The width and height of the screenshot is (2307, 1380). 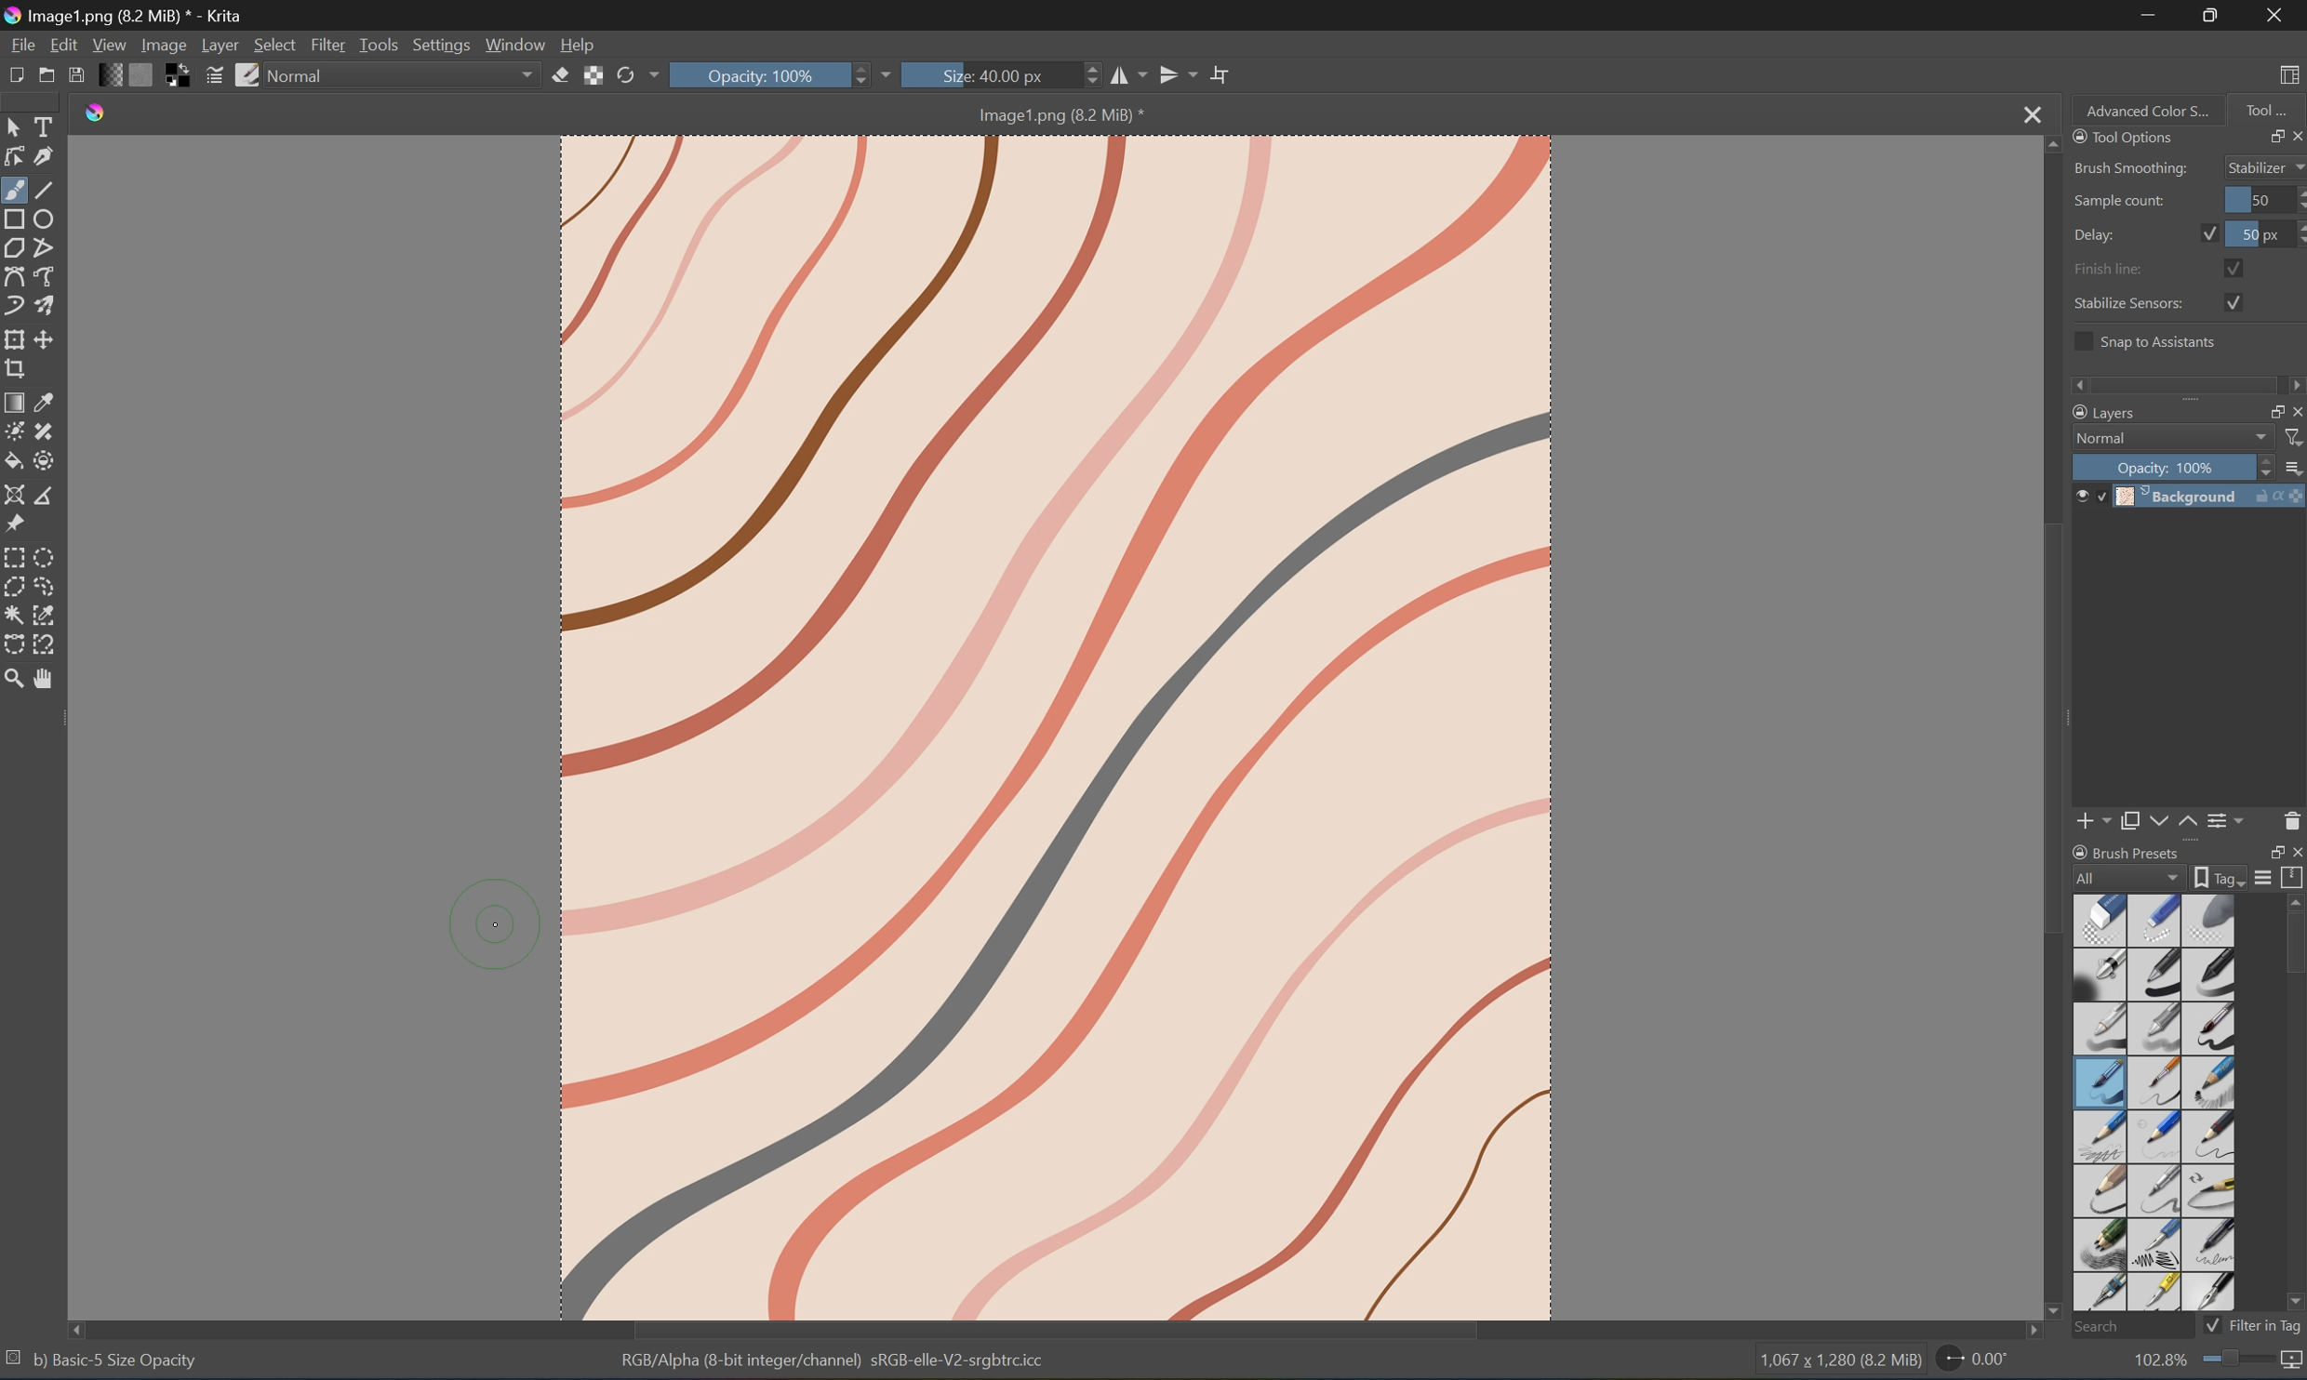 I want to click on Zoom tool, so click(x=15, y=679).